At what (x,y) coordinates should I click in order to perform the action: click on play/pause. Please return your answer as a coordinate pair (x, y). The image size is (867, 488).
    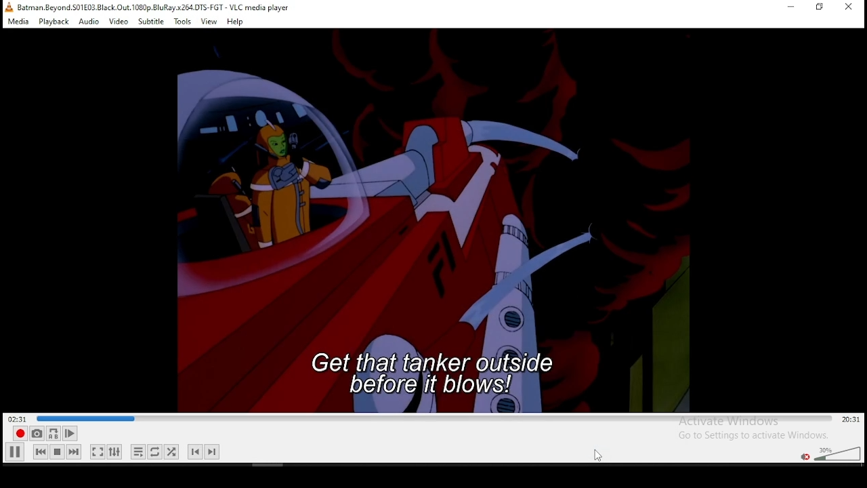
    Looking at the image, I should click on (14, 452).